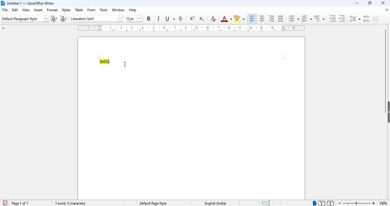 The image size is (390, 206). Describe the element at coordinates (23, 19) in the screenshot. I see `Default Paragraph Style` at that location.